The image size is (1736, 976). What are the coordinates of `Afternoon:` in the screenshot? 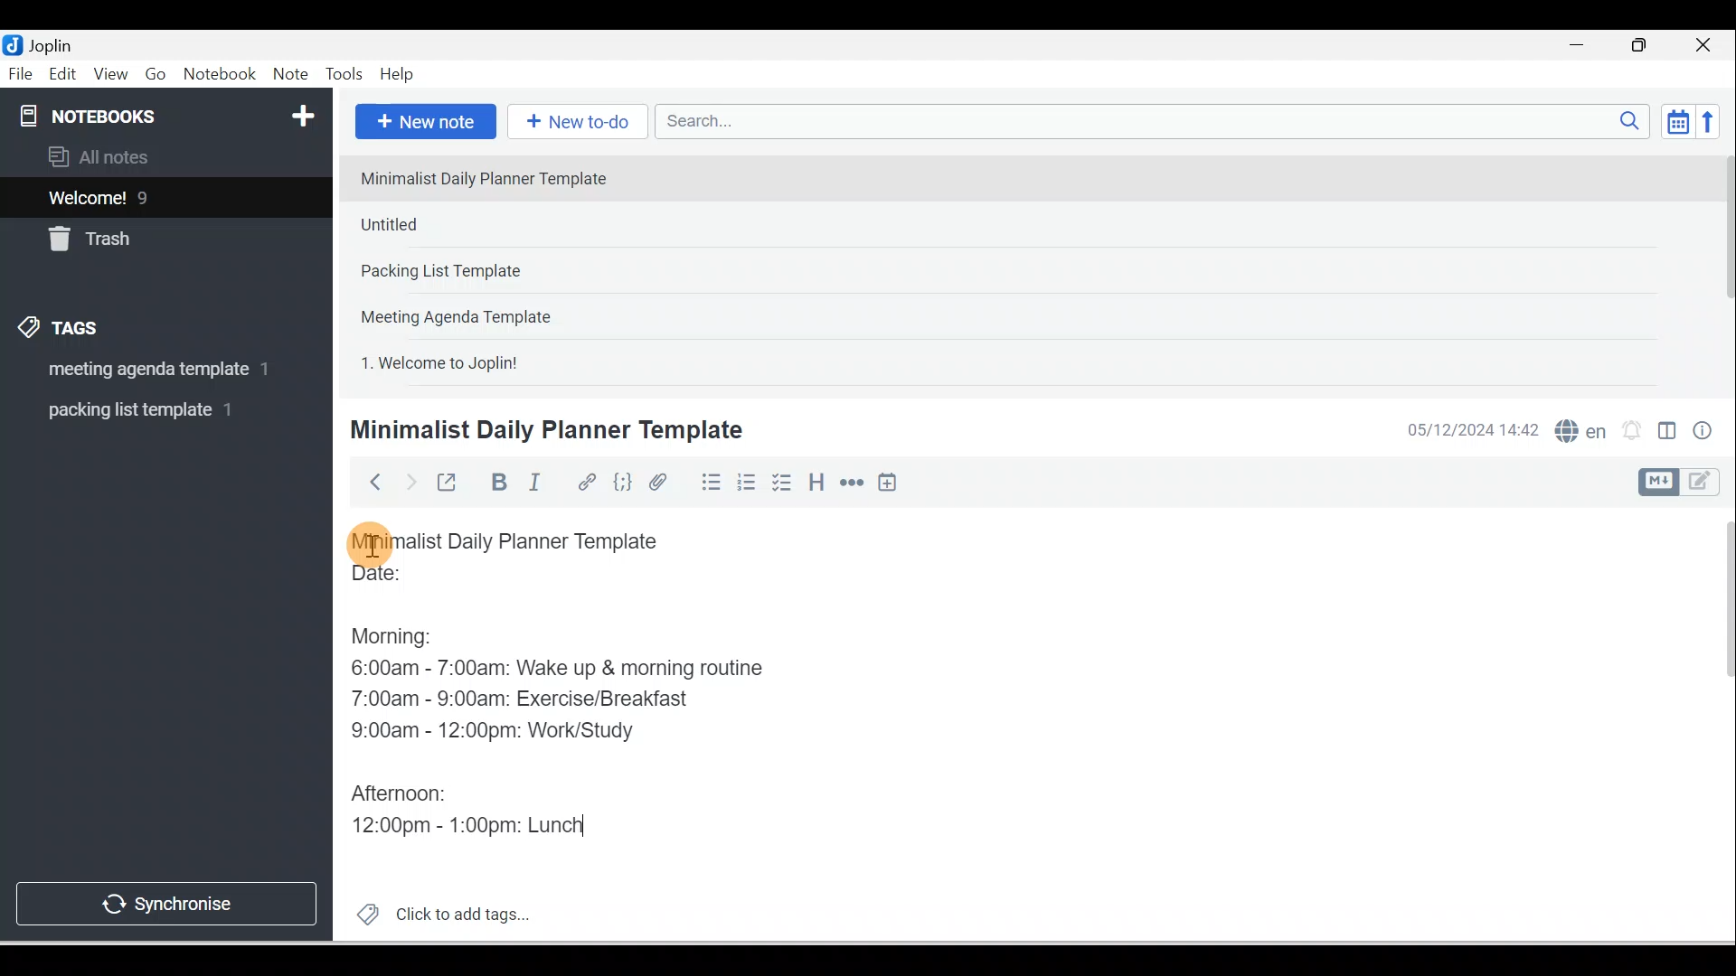 It's located at (405, 790).